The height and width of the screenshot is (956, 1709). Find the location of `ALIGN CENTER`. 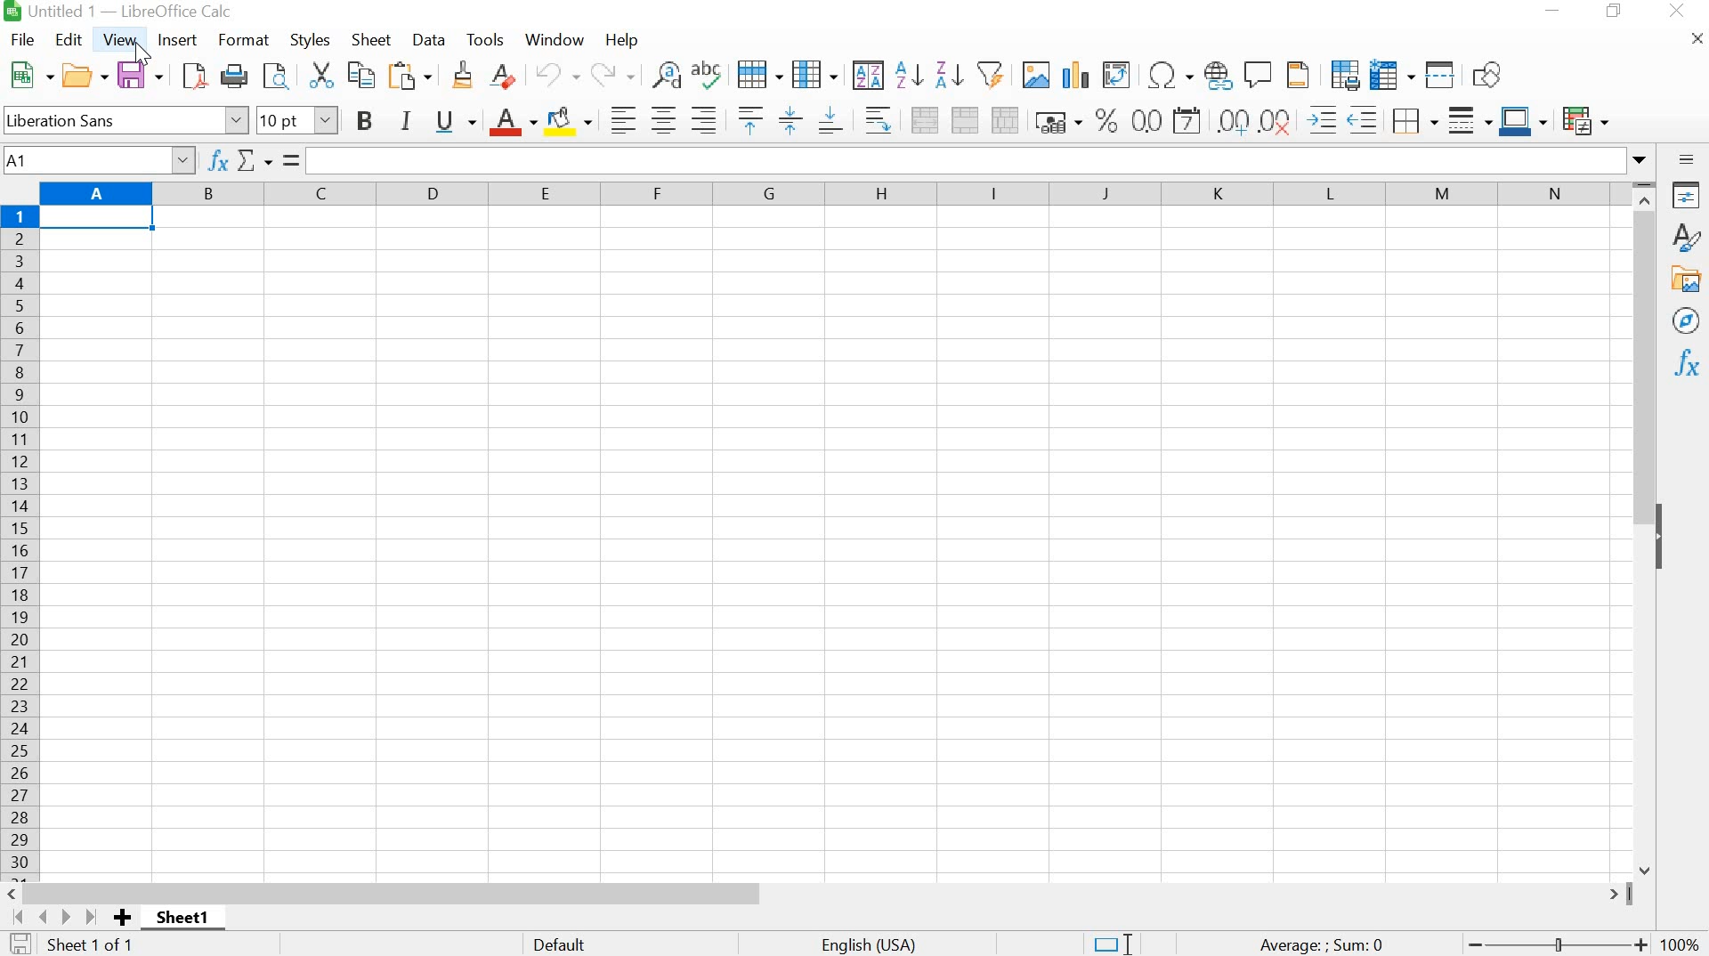

ALIGN CENTER is located at coordinates (662, 121).